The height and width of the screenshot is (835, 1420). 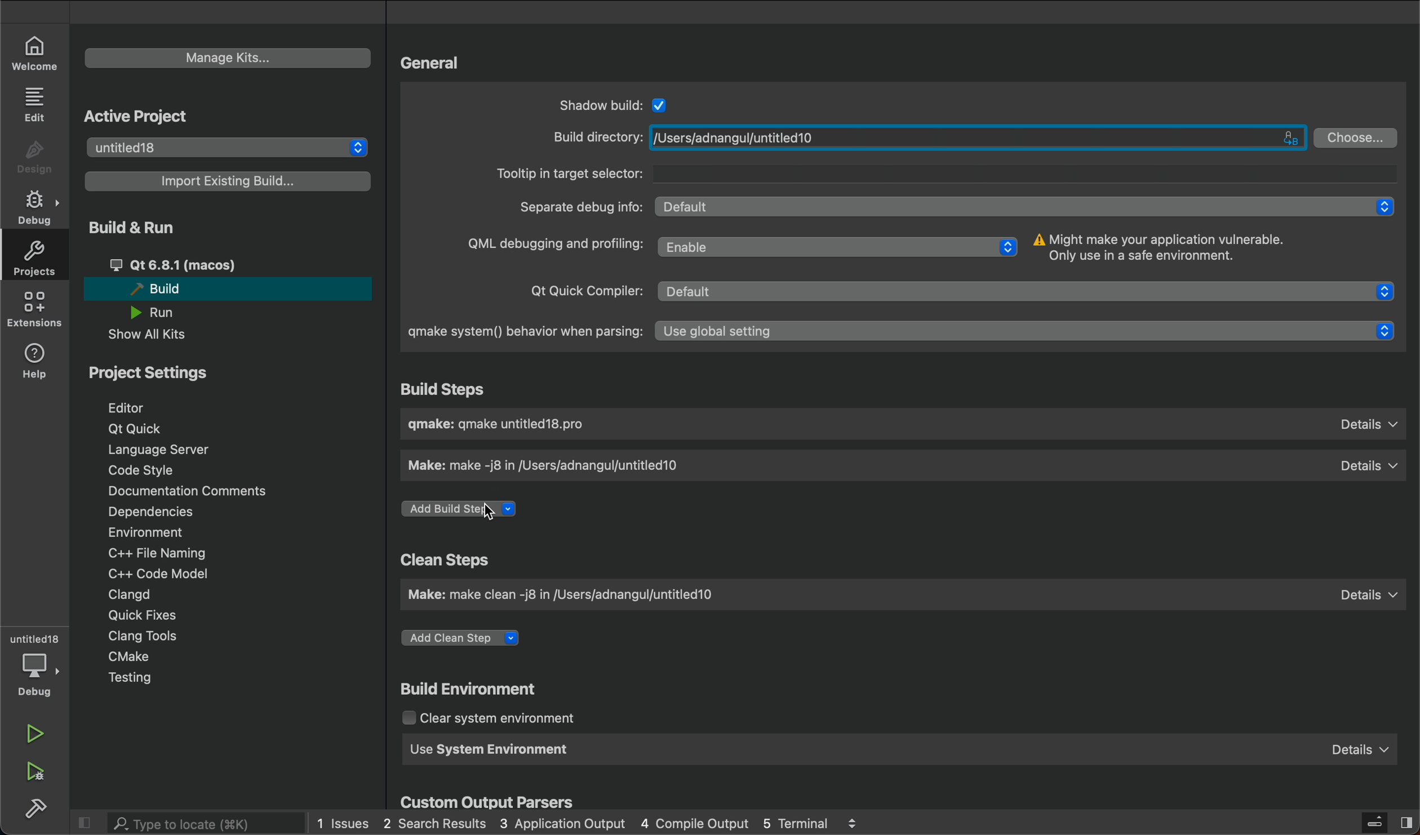 What do you see at coordinates (139, 429) in the screenshot?
I see `Qt Quick` at bounding box center [139, 429].